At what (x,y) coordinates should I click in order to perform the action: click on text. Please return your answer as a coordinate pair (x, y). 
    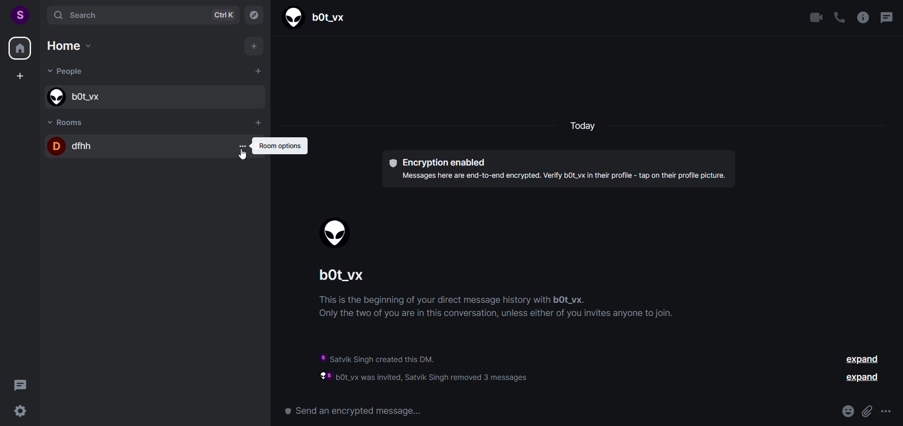
    Looking at the image, I should click on (561, 169).